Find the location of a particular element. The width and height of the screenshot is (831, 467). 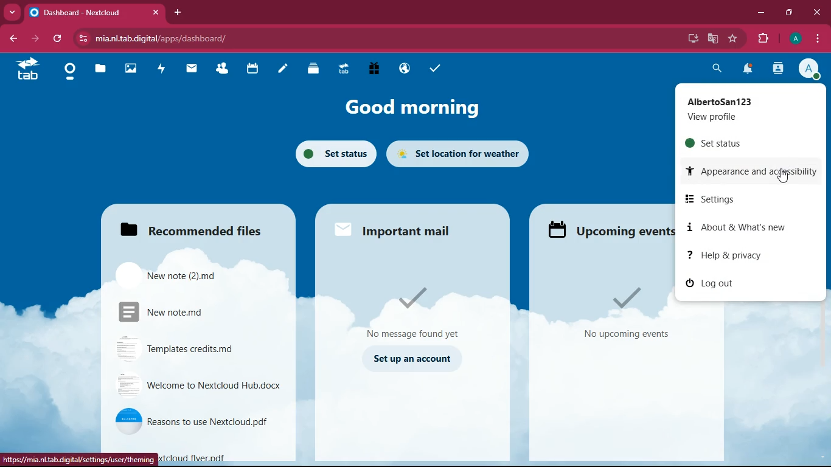

notifications is located at coordinates (748, 69).